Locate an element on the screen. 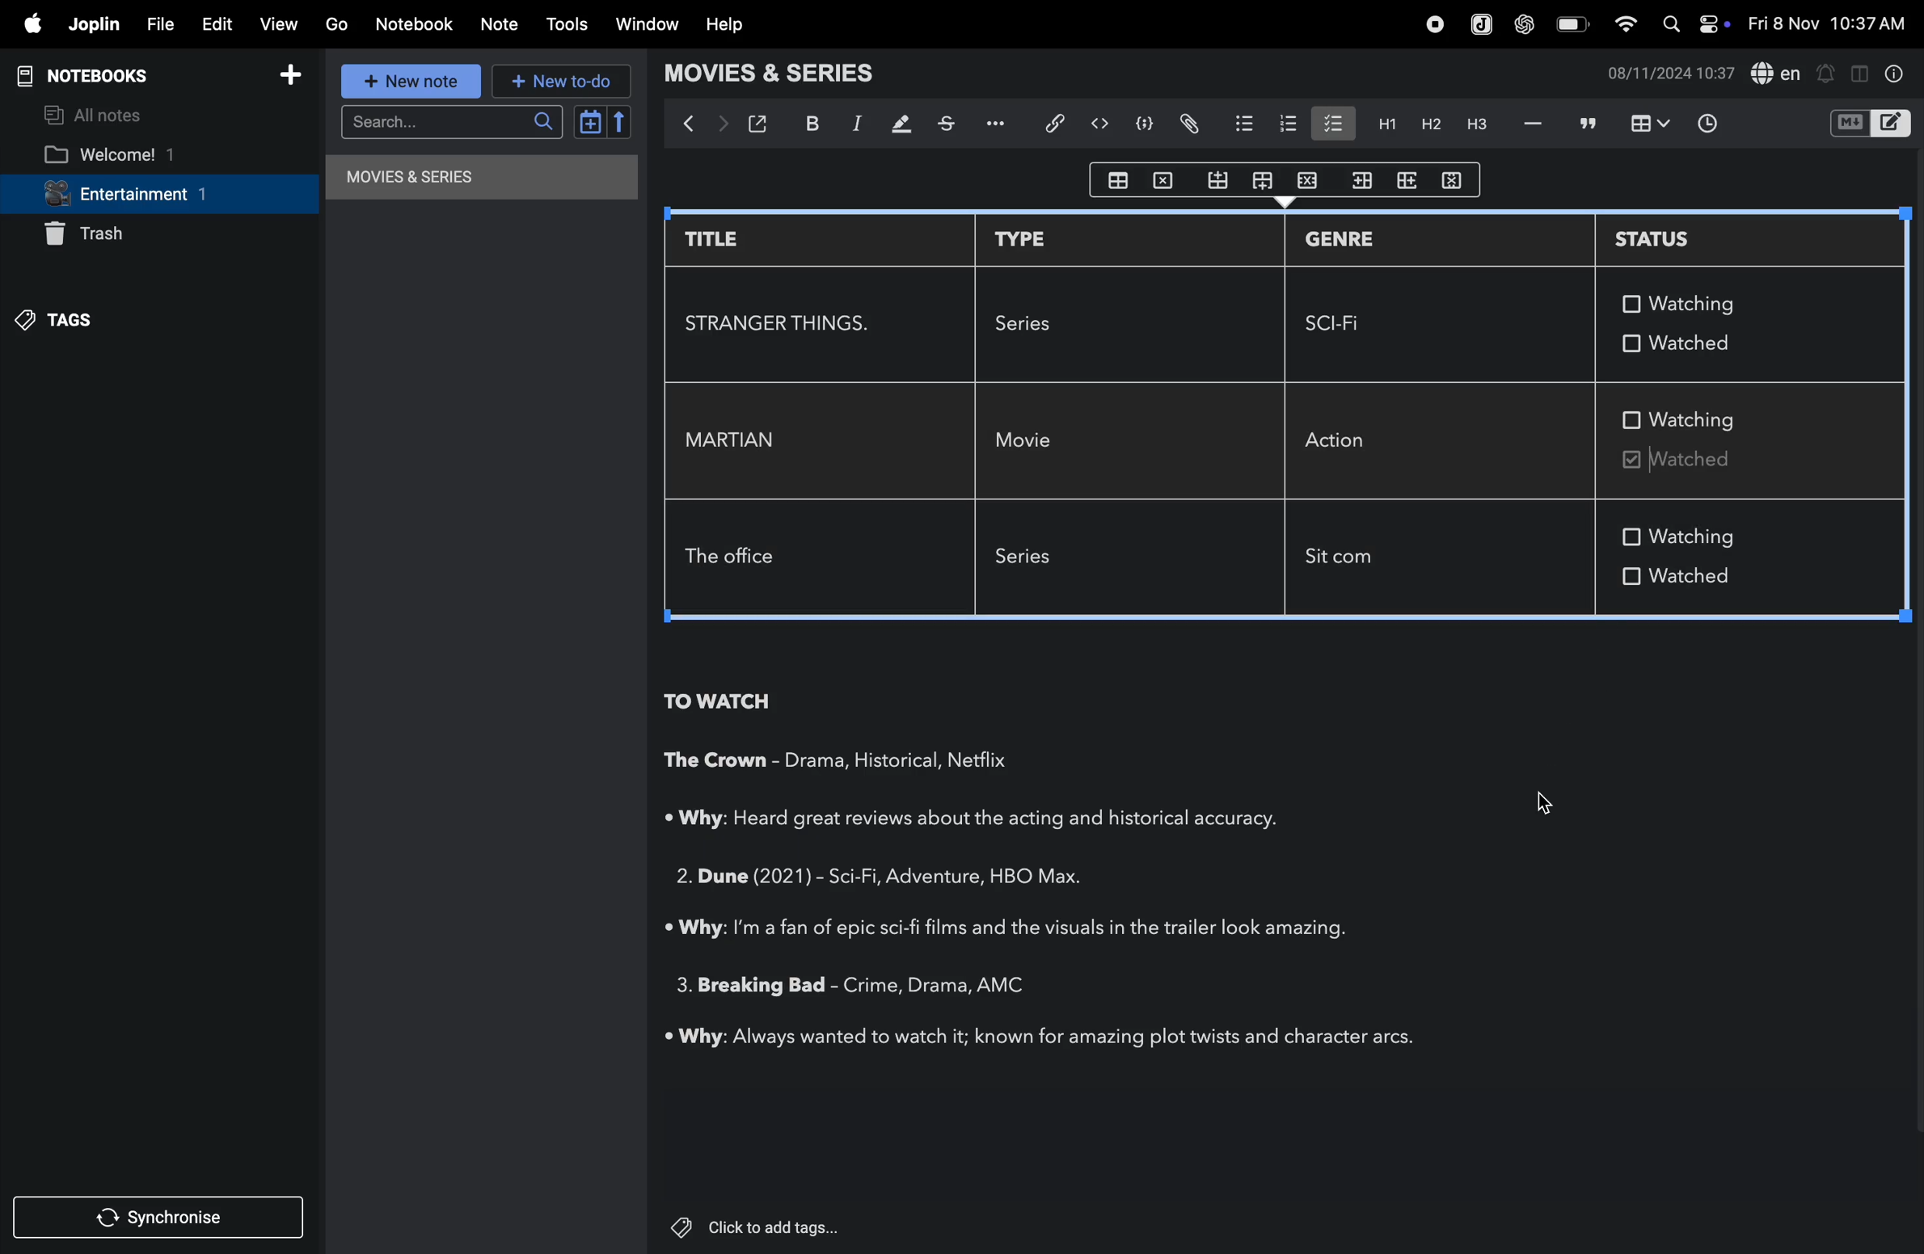 This screenshot has height=1254, width=1924. entertainment is located at coordinates (154, 196).